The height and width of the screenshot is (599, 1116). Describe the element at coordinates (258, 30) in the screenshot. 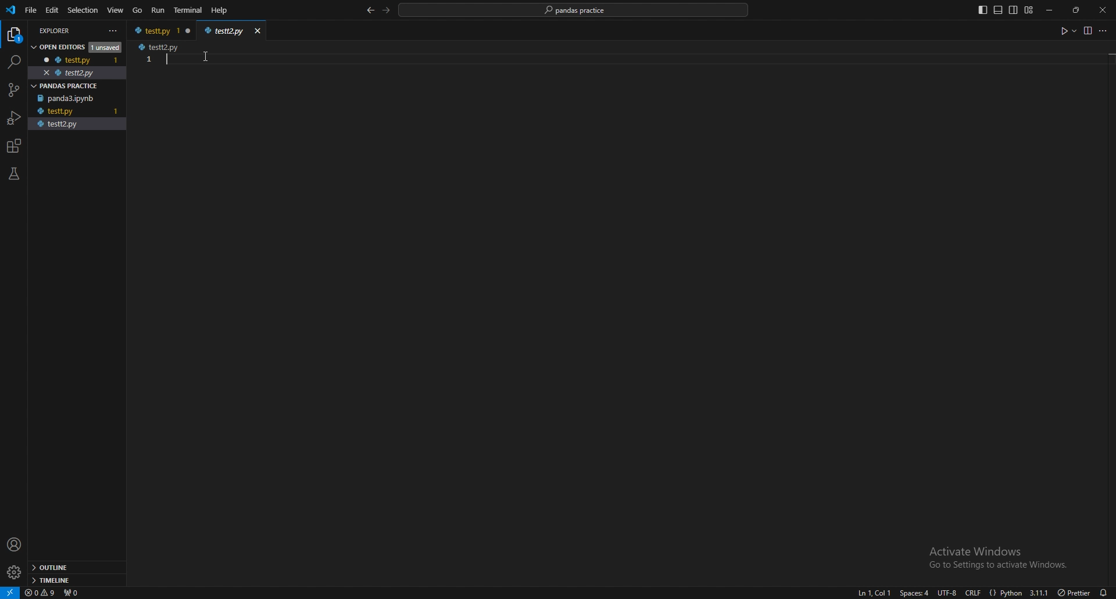

I see `close window` at that location.